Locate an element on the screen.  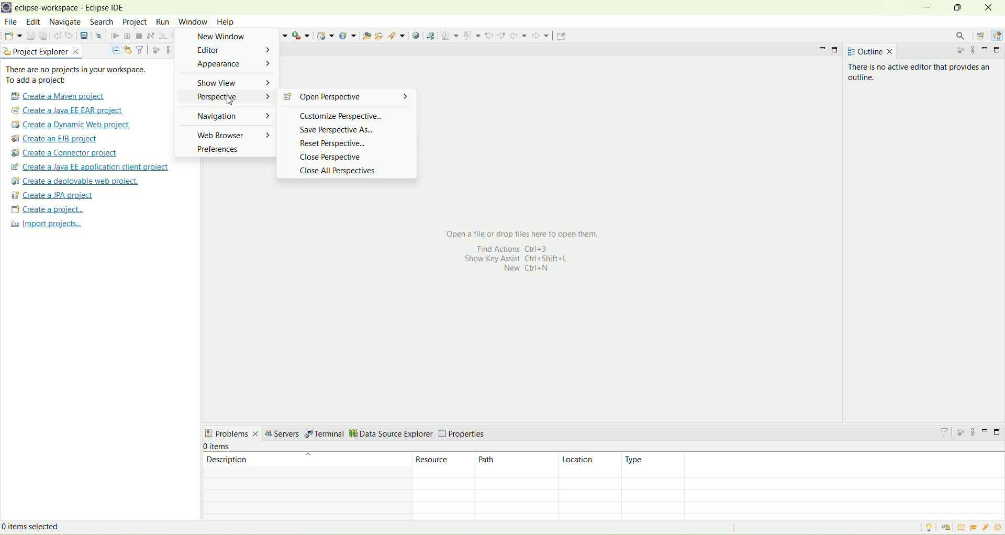
run last tool is located at coordinates (300, 36).